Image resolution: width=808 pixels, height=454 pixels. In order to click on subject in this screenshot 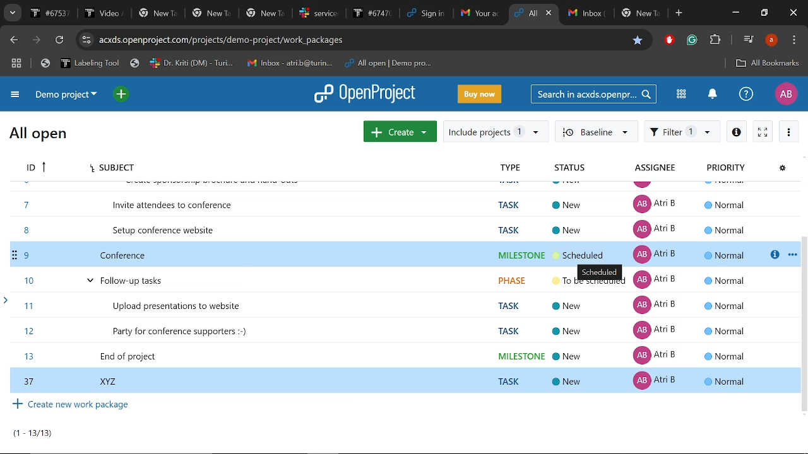, I will do `click(116, 166)`.